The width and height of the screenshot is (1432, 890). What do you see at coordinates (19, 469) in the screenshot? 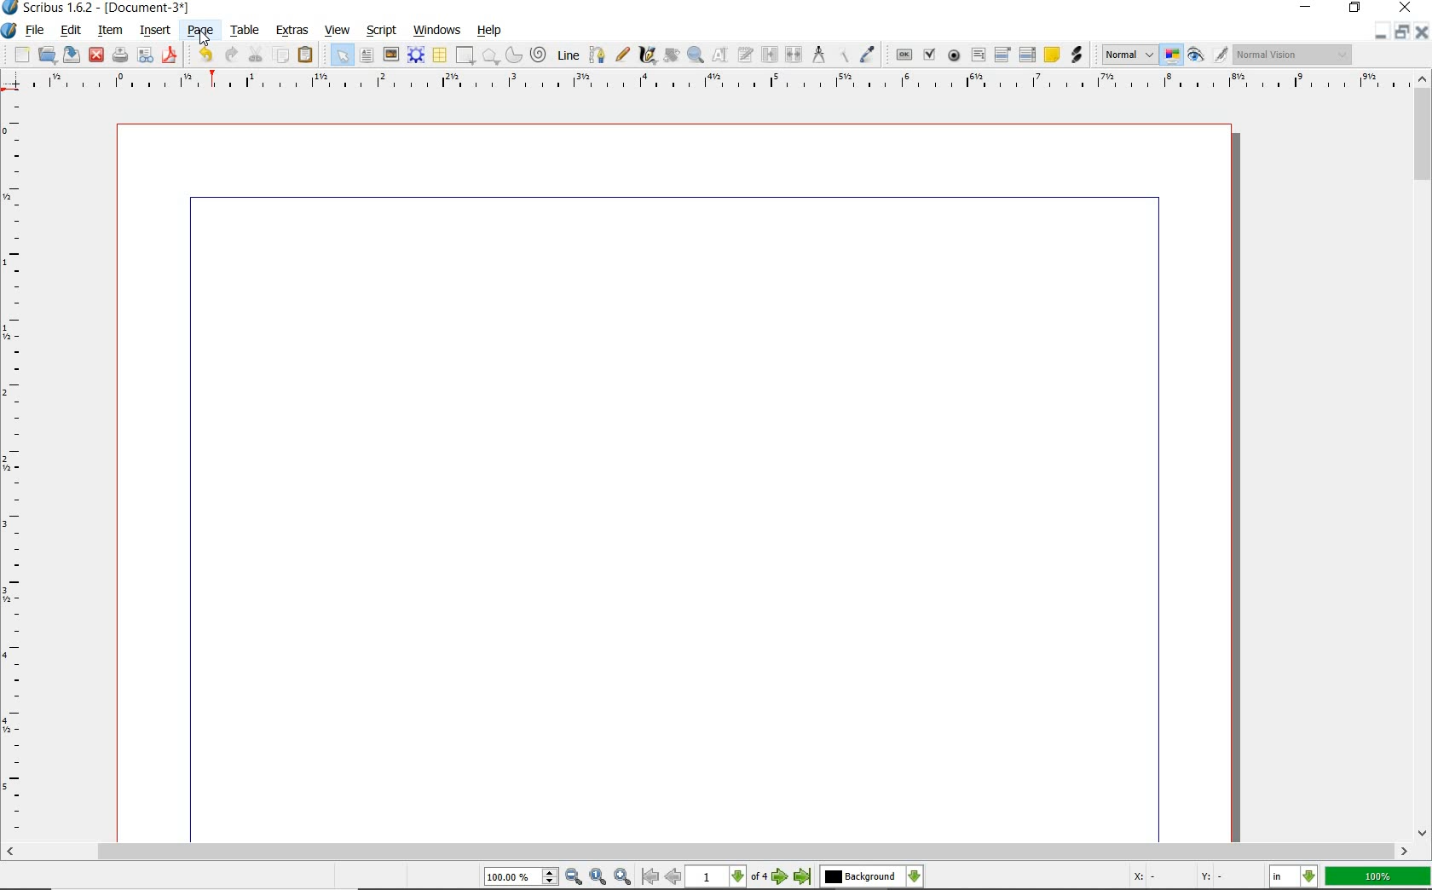
I see `Vertical Margin` at bounding box center [19, 469].